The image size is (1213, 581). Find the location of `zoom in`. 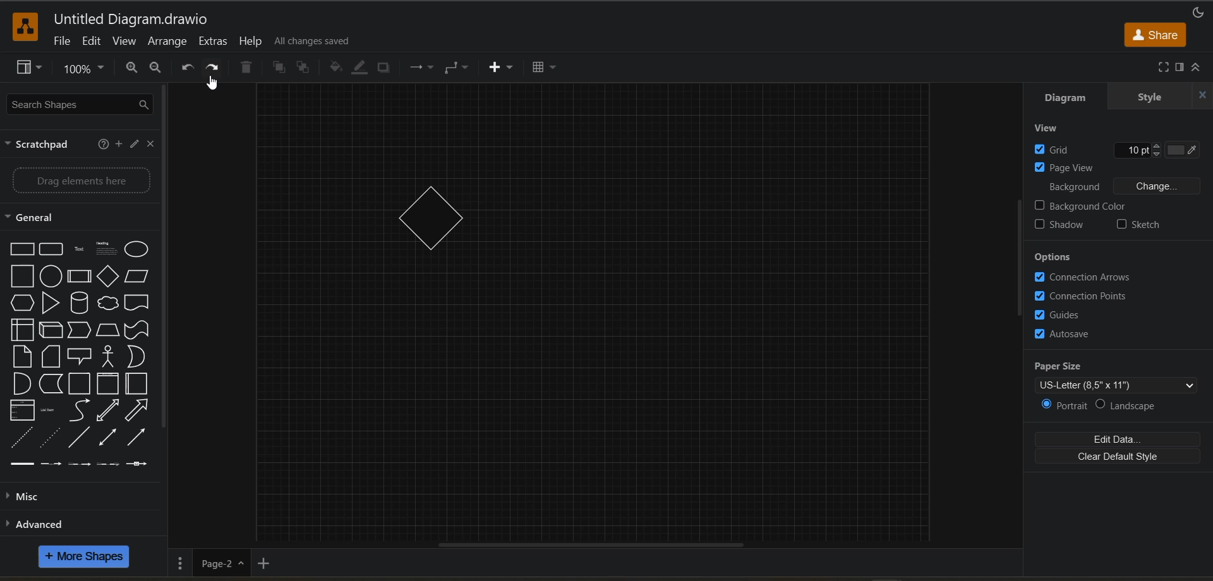

zoom in is located at coordinates (129, 68).